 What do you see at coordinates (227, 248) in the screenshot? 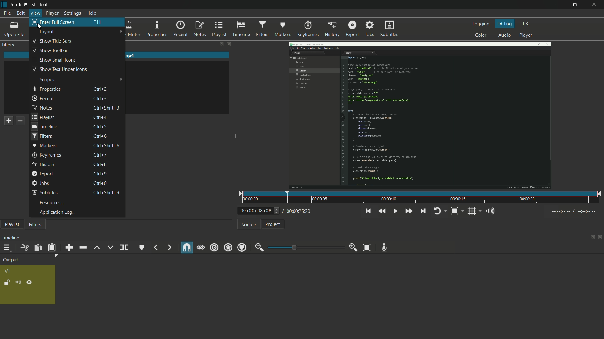
I see `ripple all track` at bounding box center [227, 248].